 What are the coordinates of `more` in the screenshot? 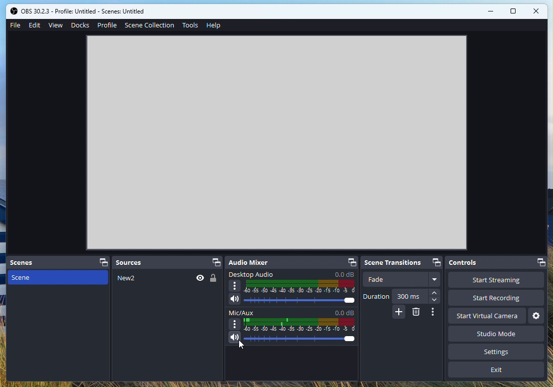 It's located at (436, 314).